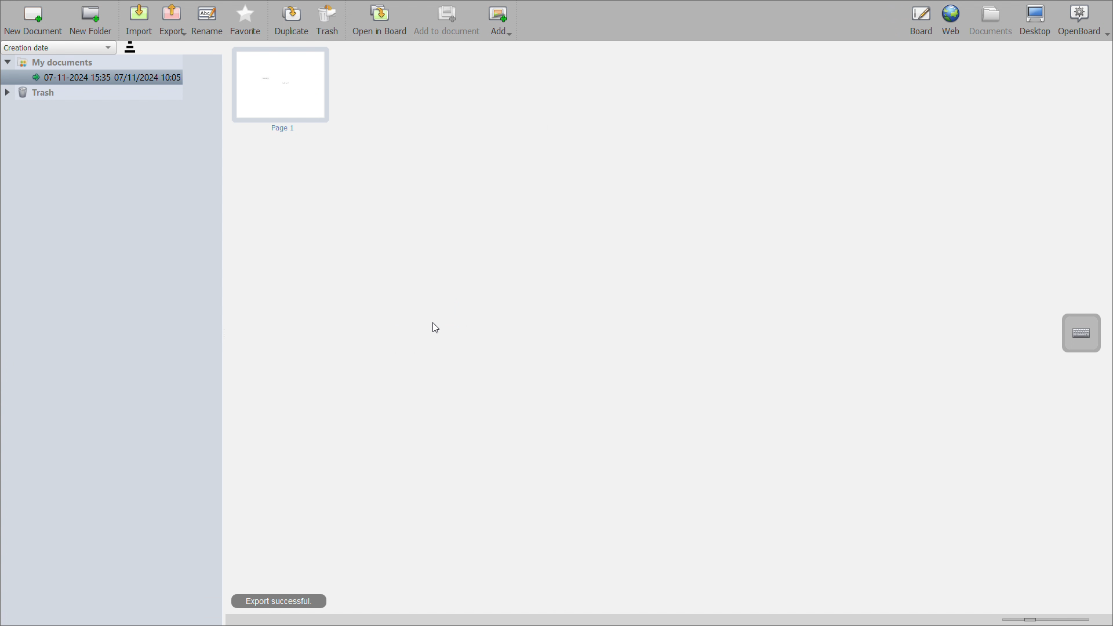  Describe the element at coordinates (447, 20) in the screenshot. I see `add to document` at that location.